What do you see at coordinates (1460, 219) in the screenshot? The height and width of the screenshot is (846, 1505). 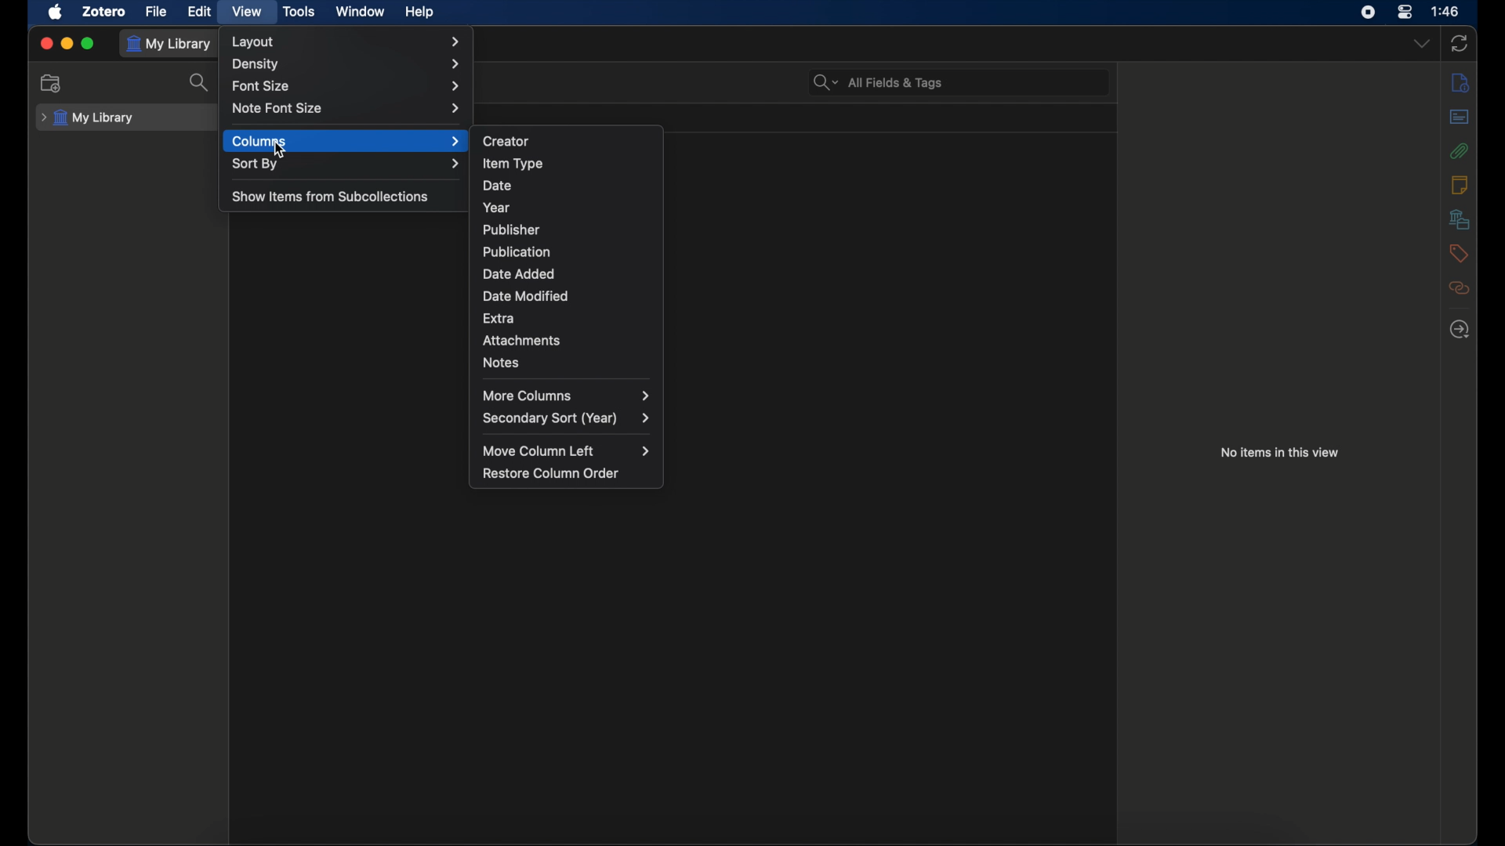 I see `libraries` at bounding box center [1460, 219].